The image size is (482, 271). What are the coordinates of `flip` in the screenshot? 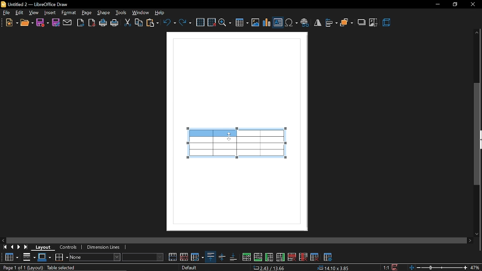 It's located at (317, 22).